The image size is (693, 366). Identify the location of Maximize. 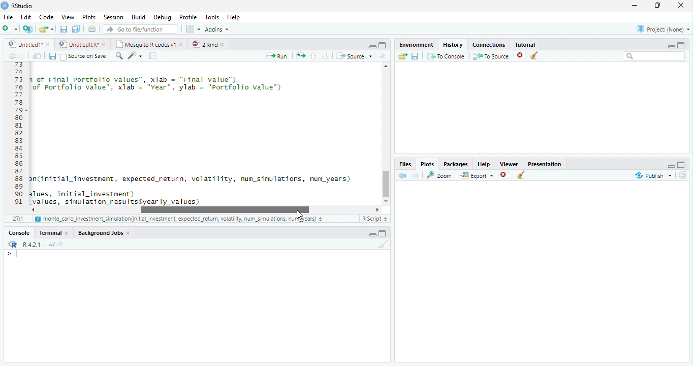
(660, 6).